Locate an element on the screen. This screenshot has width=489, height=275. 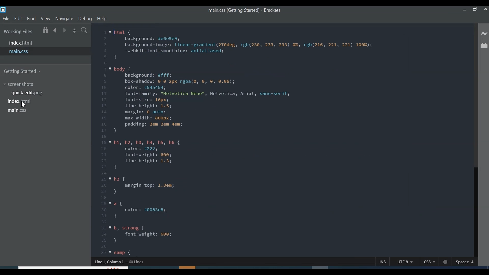
Show in File Tree is located at coordinates (46, 30).